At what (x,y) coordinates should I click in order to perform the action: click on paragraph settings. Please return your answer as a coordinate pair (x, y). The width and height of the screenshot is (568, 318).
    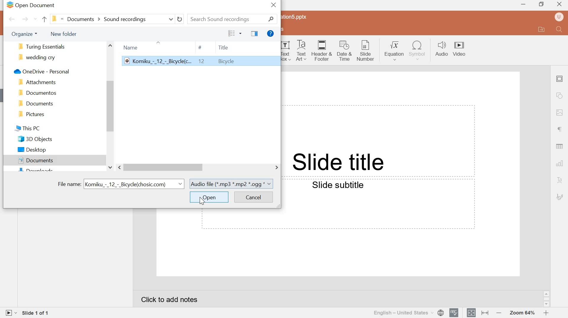
    Looking at the image, I should click on (558, 130).